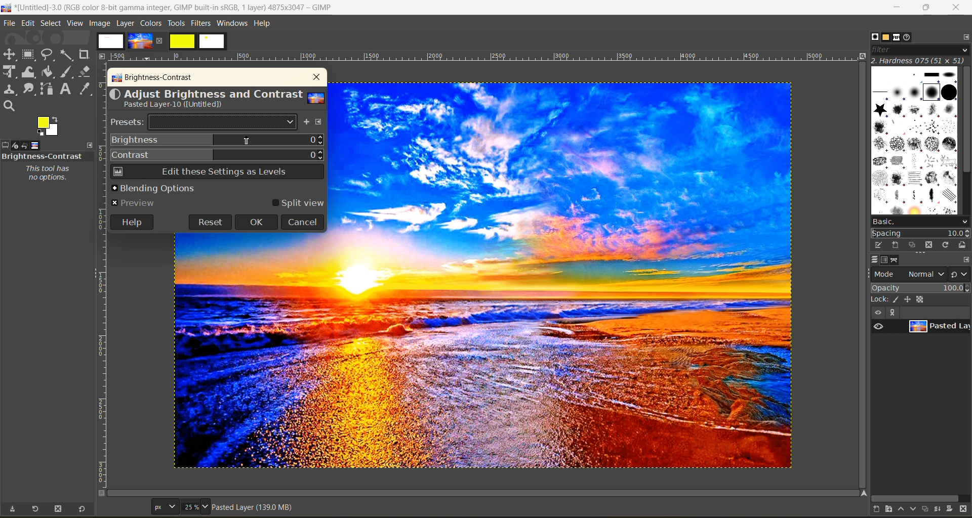 The image size is (972, 518). I want to click on This tool has no options, so click(47, 174).